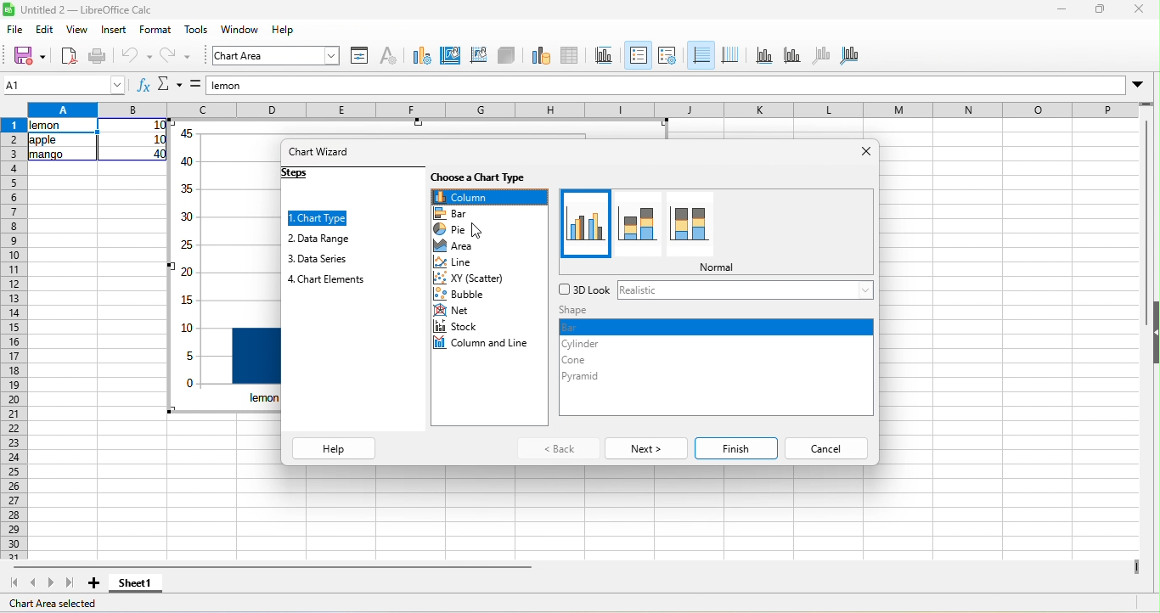 Image resolution: width=1160 pixels, height=613 pixels. Describe the element at coordinates (763, 57) in the screenshot. I see `x axis` at that location.